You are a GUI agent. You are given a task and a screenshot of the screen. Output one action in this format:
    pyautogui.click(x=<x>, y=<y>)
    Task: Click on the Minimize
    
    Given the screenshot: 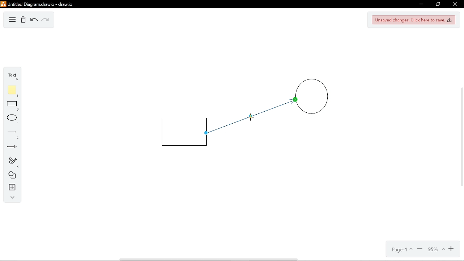 What is the action you would take?
    pyautogui.click(x=421, y=4)
    